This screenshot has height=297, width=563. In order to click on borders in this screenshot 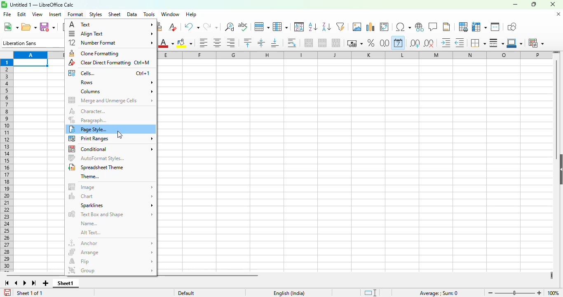, I will do `click(478, 43)`.